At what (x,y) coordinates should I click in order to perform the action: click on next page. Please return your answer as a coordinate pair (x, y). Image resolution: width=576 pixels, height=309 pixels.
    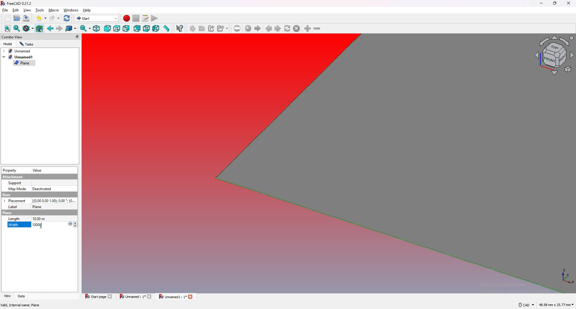
    Looking at the image, I should click on (278, 29).